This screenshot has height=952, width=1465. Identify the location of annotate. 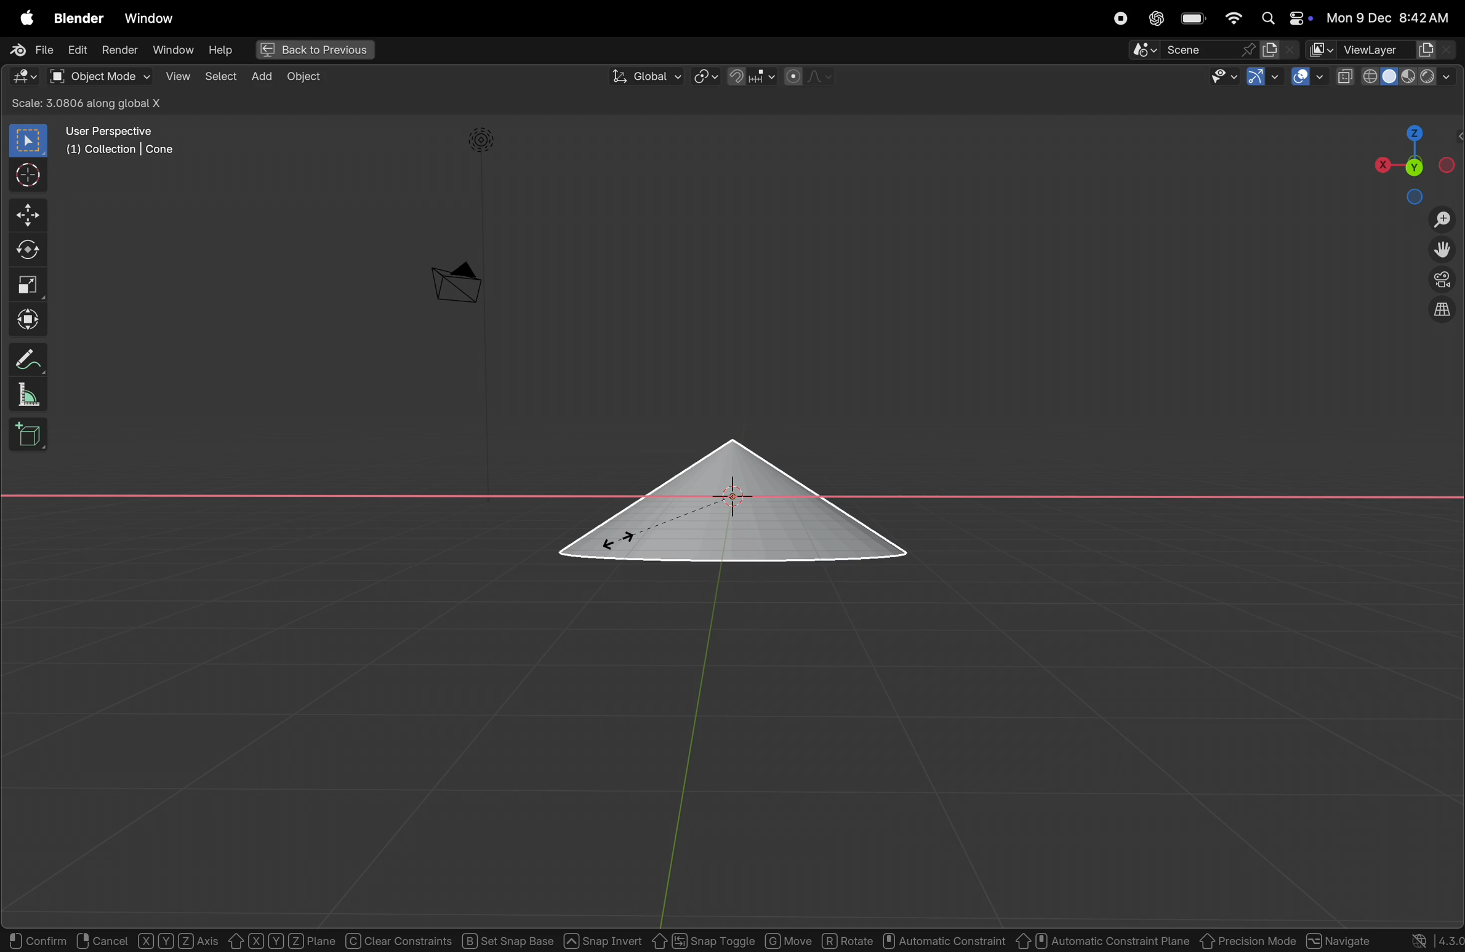
(24, 359).